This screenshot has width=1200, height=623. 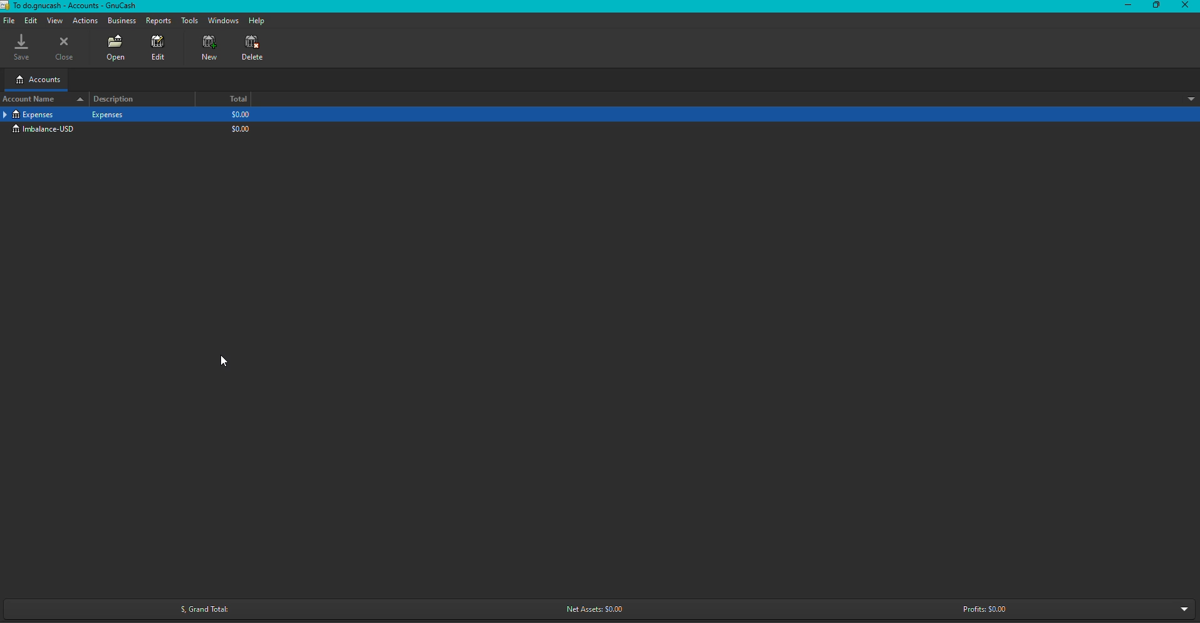 What do you see at coordinates (31, 21) in the screenshot?
I see `Edit` at bounding box center [31, 21].